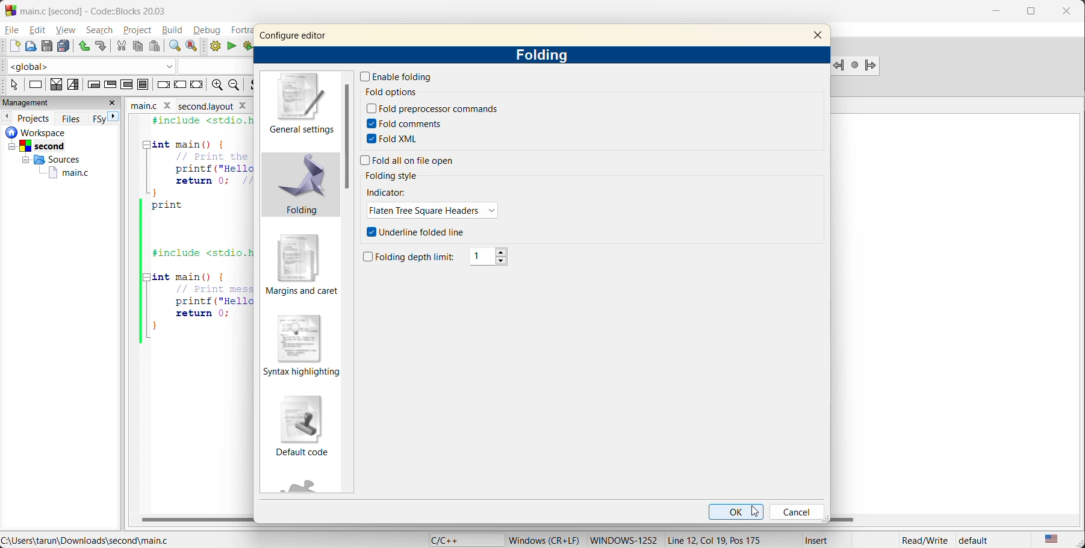 The width and height of the screenshot is (1085, 548). What do you see at coordinates (10, 84) in the screenshot?
I see `select` at bounding box center [10, 84].